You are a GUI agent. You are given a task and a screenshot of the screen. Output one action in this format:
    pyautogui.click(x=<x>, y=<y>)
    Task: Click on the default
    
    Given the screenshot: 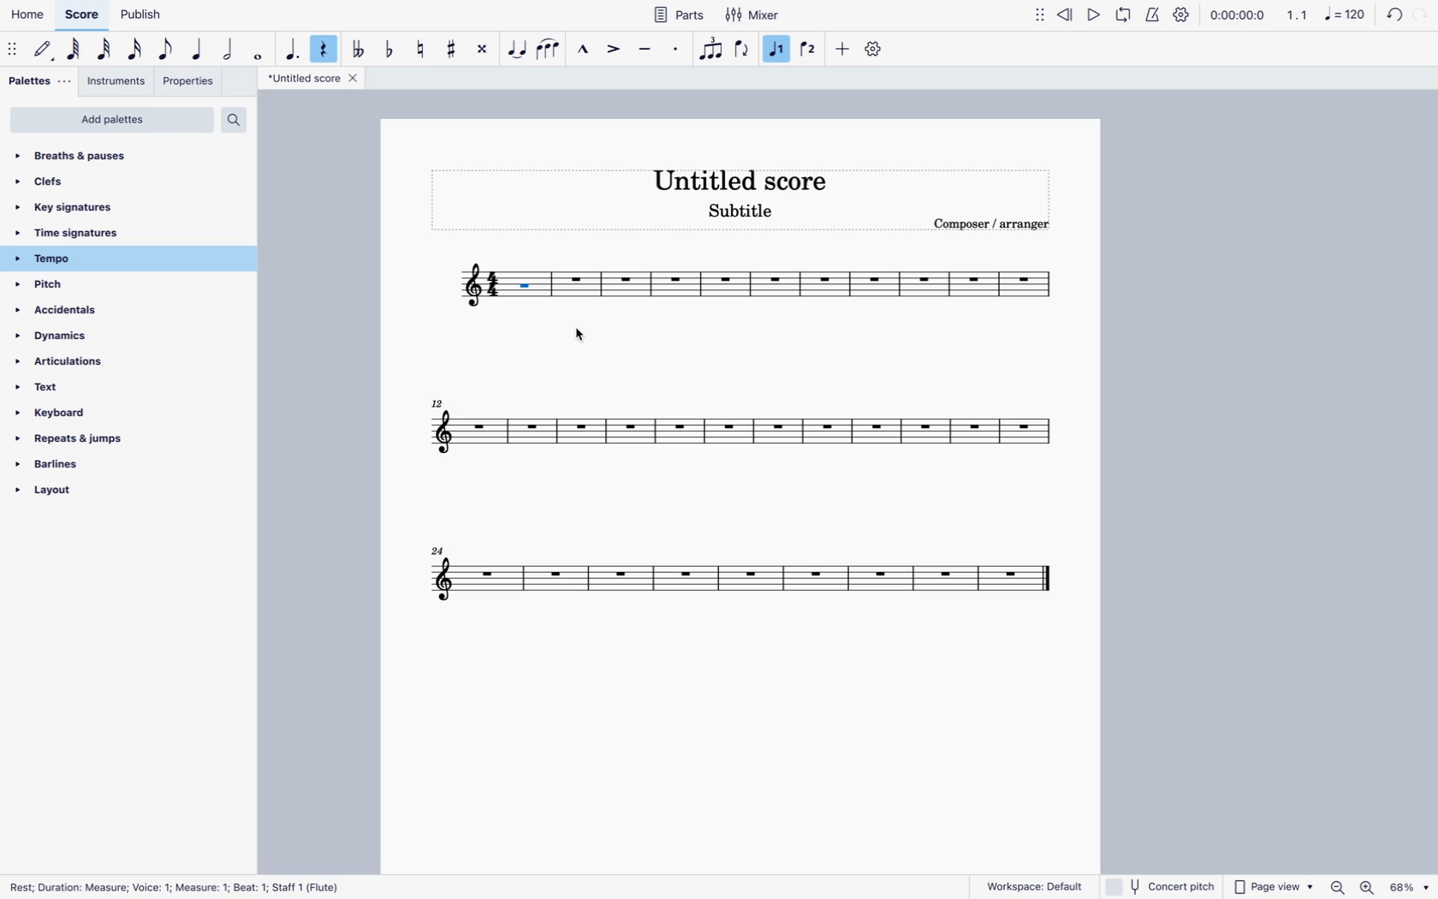 What is the action you would take?
    pyautogui.click(x=45, y=50)
    